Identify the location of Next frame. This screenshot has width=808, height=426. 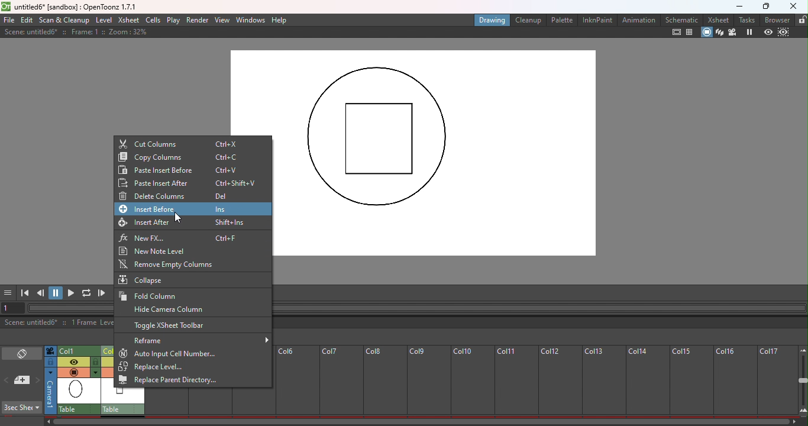
(102, 293).